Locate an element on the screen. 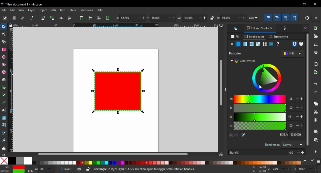 Image resolution: width=321 pixels, height=173 pixels. none is located at coordinates (232, 44).